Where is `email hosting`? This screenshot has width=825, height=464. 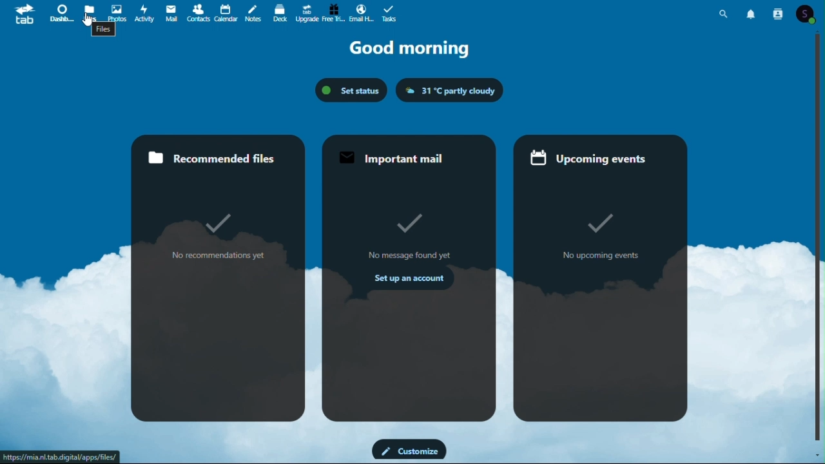
email hosting is located at coordinates (360, 13).